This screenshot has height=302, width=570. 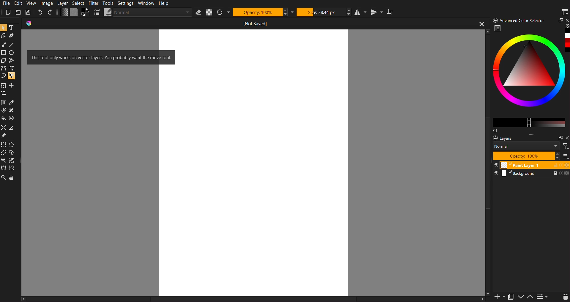 I want to click on layers, so click(x=507, y=138).